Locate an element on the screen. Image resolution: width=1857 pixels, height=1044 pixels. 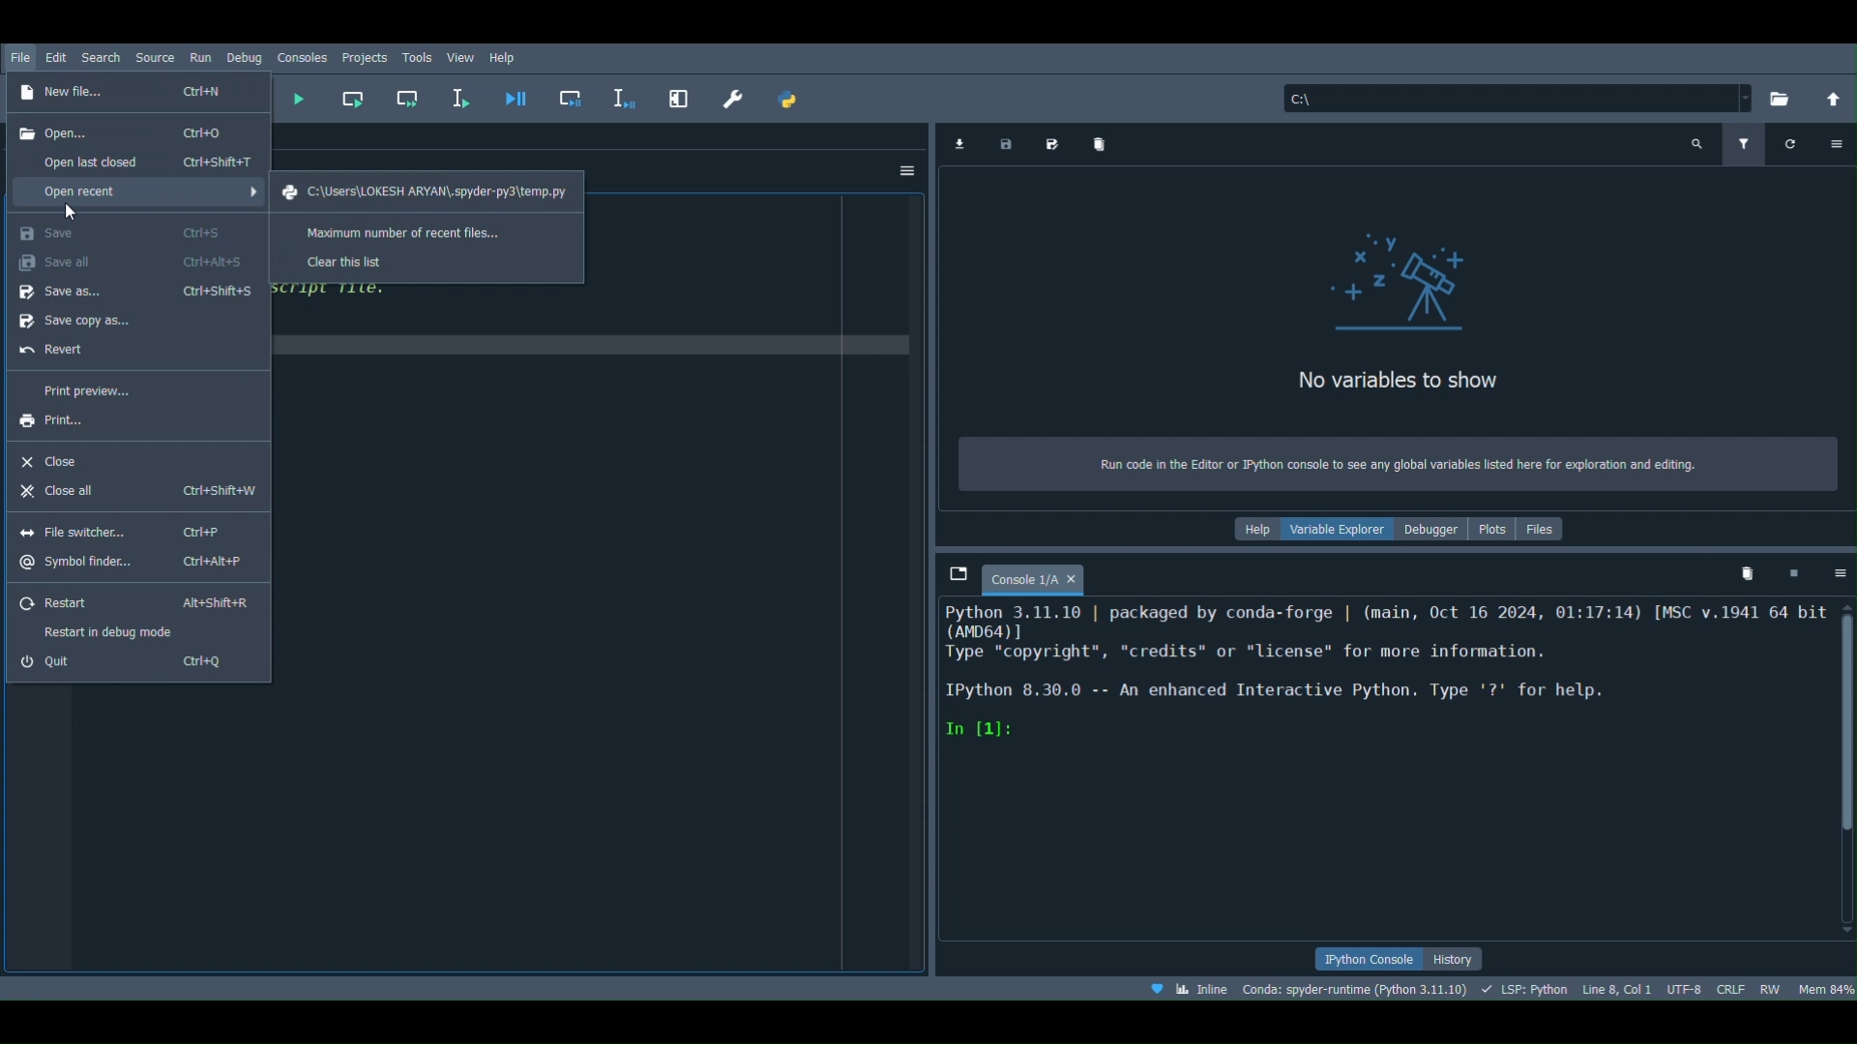
Clear the list is located at coordinates (347, 261).